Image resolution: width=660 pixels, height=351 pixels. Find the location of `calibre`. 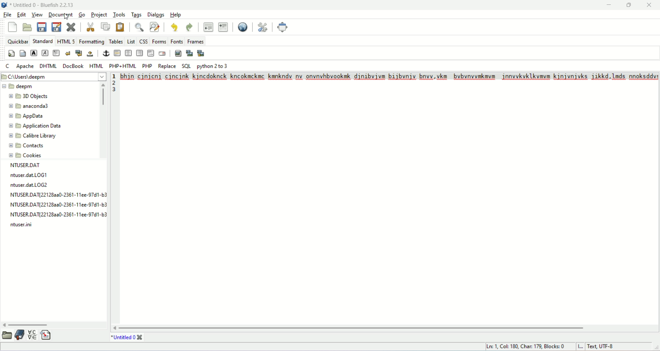

calibre is located at coordinates (33, 135).